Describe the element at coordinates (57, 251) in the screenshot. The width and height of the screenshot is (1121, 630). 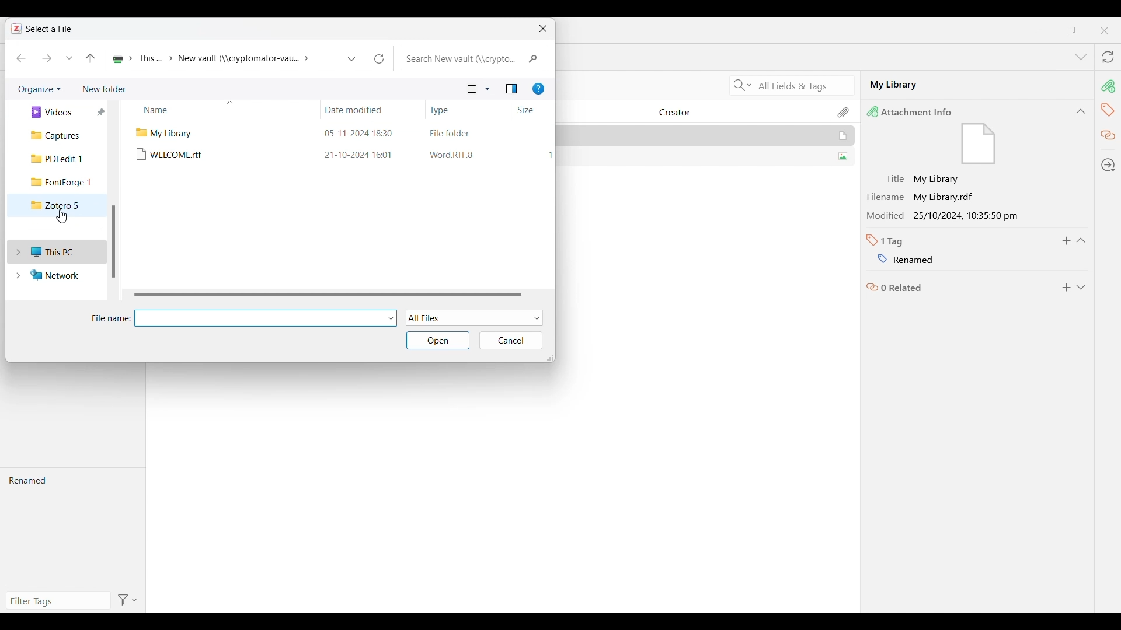
I see `This PC` at that location.